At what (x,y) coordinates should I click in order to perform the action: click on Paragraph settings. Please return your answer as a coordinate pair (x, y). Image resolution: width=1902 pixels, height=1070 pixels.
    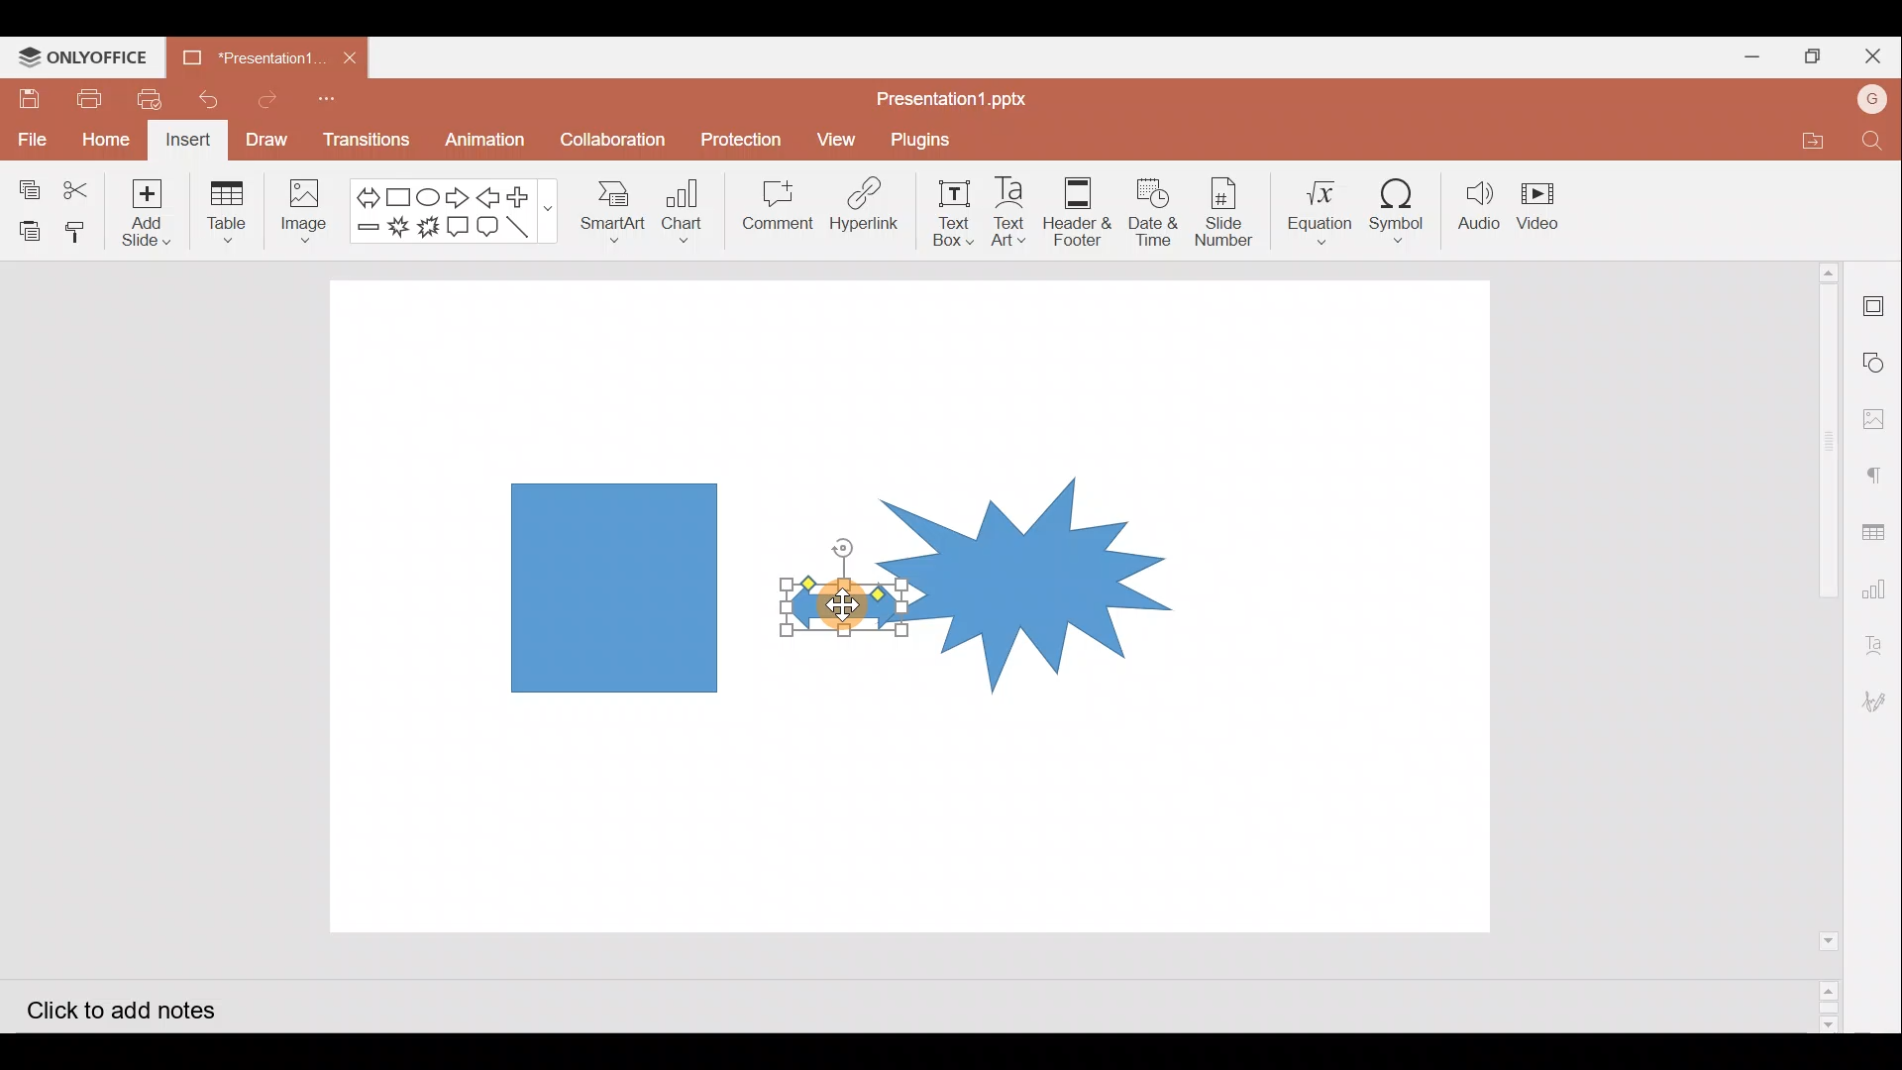
    Looking at the image, I should click on (1876, 479).